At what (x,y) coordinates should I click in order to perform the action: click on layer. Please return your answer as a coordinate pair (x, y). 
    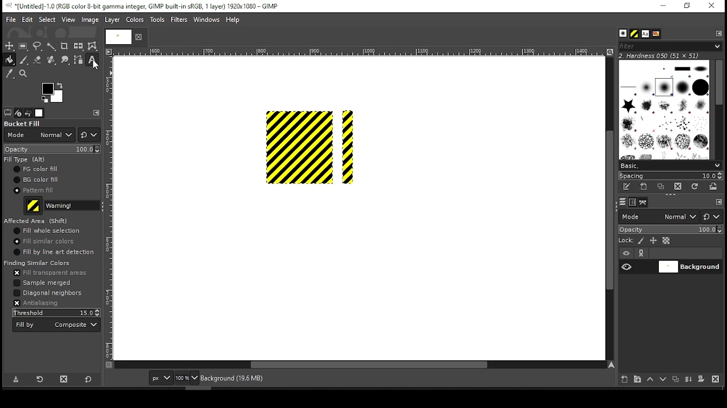
    Looking at the image, I should click on (111, 20).